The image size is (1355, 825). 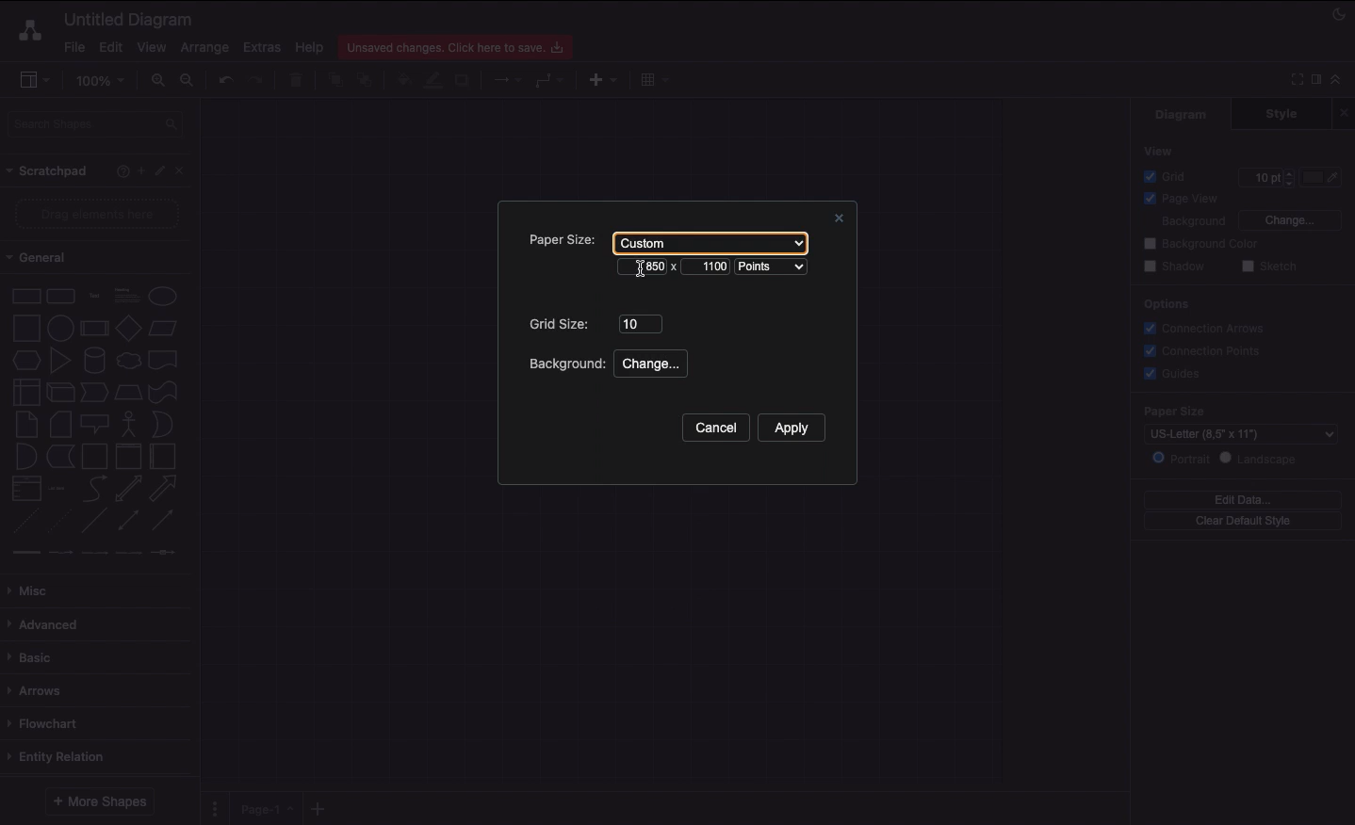 I want to click on Cube, so click(x=60, y=393).